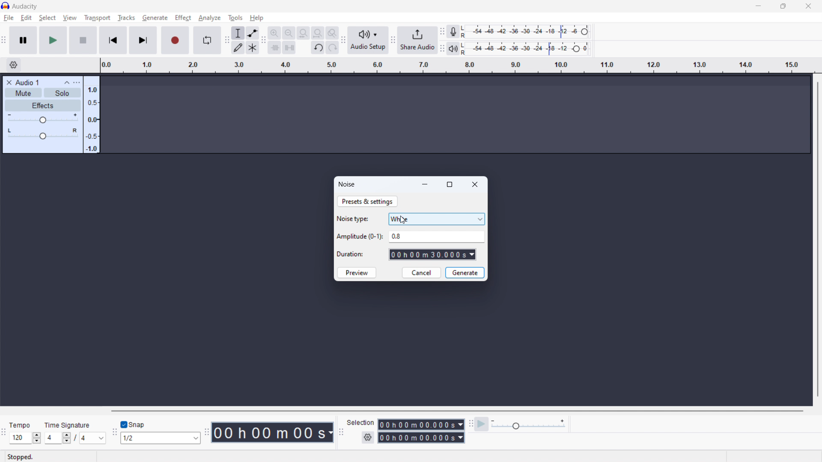 The height and width of the screenshot is (462, 822). Describe the element at coordinates (253, 33) in the screenshot. I see `enveloop tool` at that location.